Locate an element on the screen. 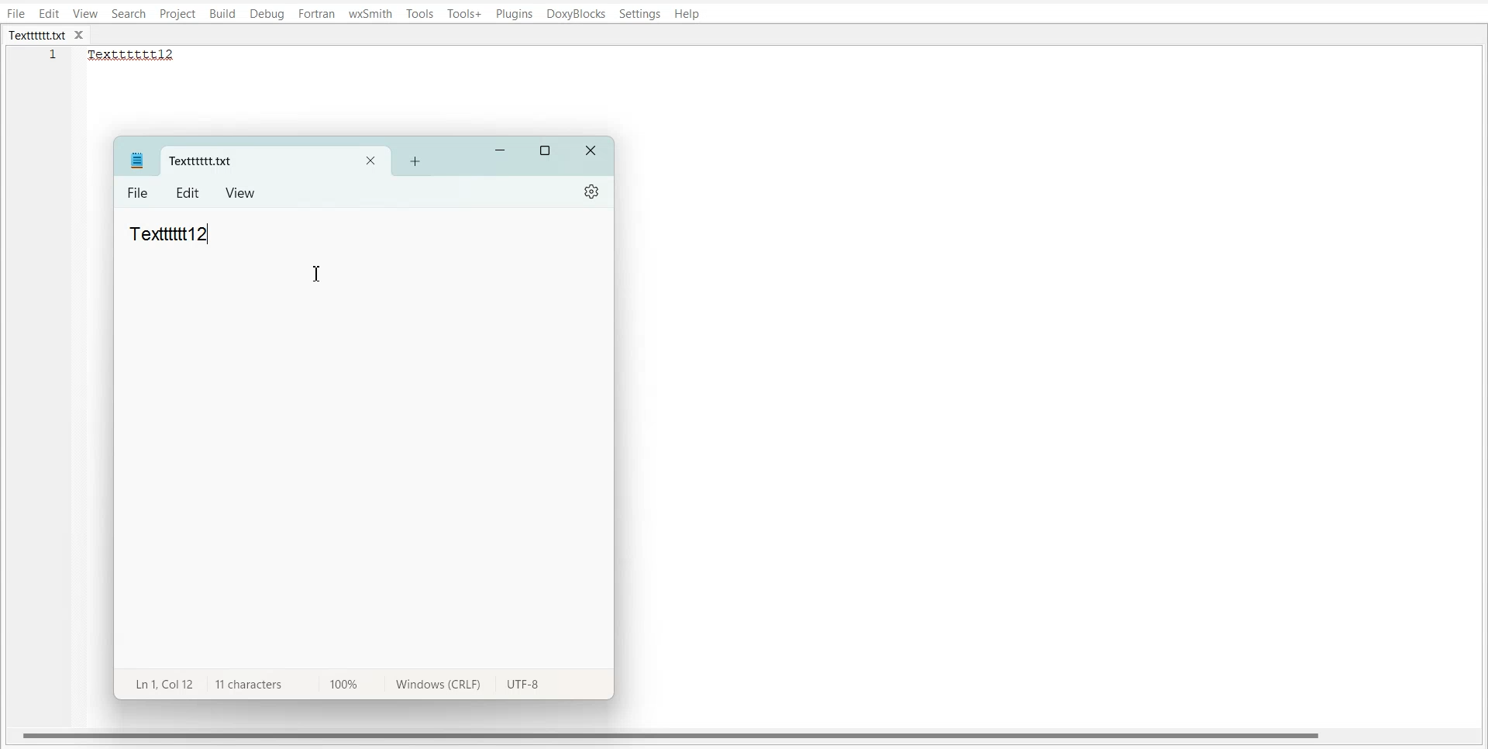  UTF-8 is located at coordinates (523, 686).